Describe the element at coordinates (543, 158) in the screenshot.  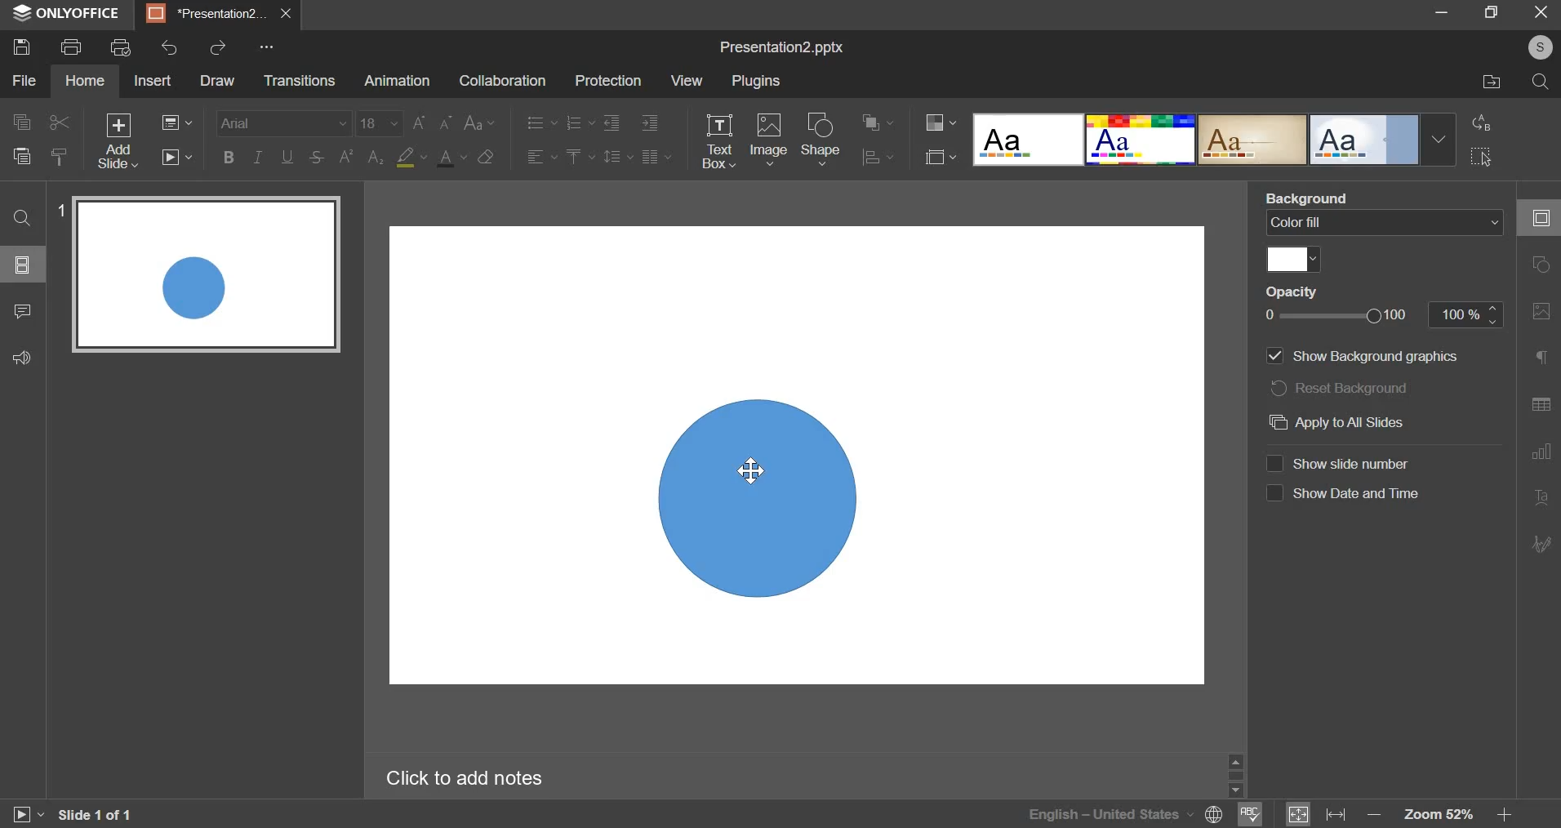
I see `horizontal alignment` at that location.